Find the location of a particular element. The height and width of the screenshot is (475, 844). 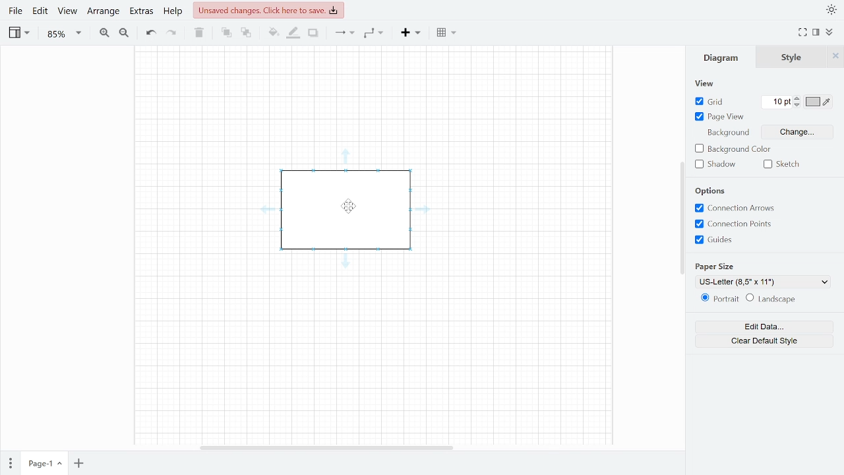

View is located at coordinates (18, 34).